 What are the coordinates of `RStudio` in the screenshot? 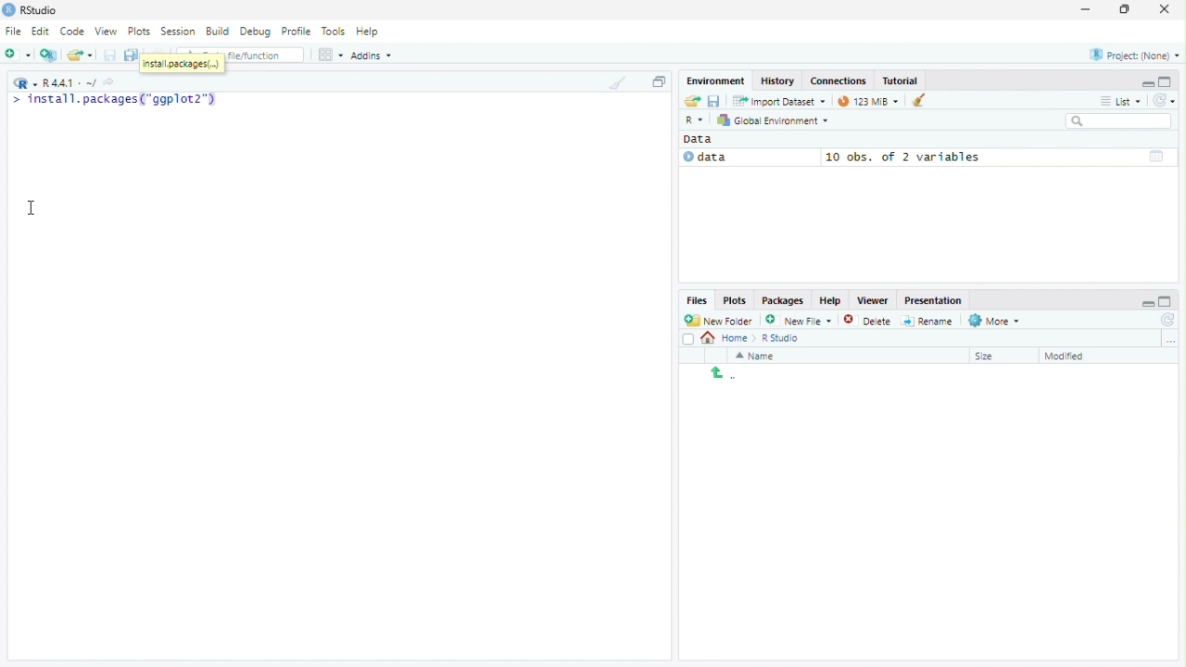 It's located at (41, 8).